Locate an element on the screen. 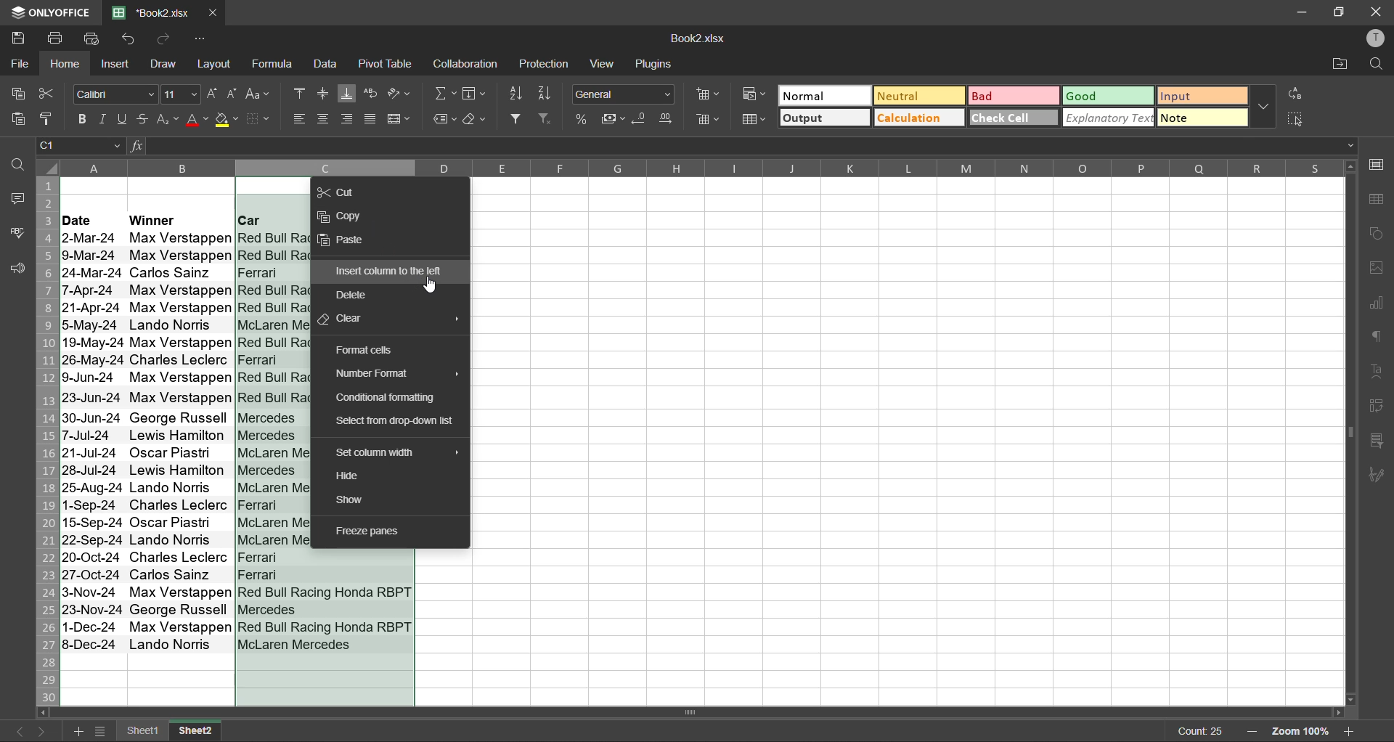 The width and height of the screenshot is (1394, 742). format as table is located at coordinates (754, 121).